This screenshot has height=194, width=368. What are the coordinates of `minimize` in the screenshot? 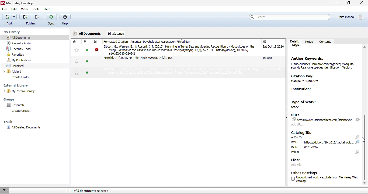 It's located at (336, 3).